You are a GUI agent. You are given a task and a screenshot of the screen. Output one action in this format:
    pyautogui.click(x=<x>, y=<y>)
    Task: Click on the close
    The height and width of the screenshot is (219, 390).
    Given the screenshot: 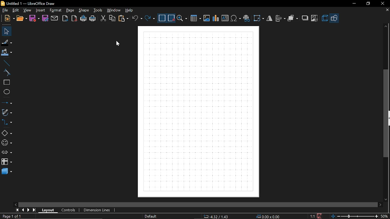 What is the action you would take?
    pyautogui.click(x=382, y=4)
    